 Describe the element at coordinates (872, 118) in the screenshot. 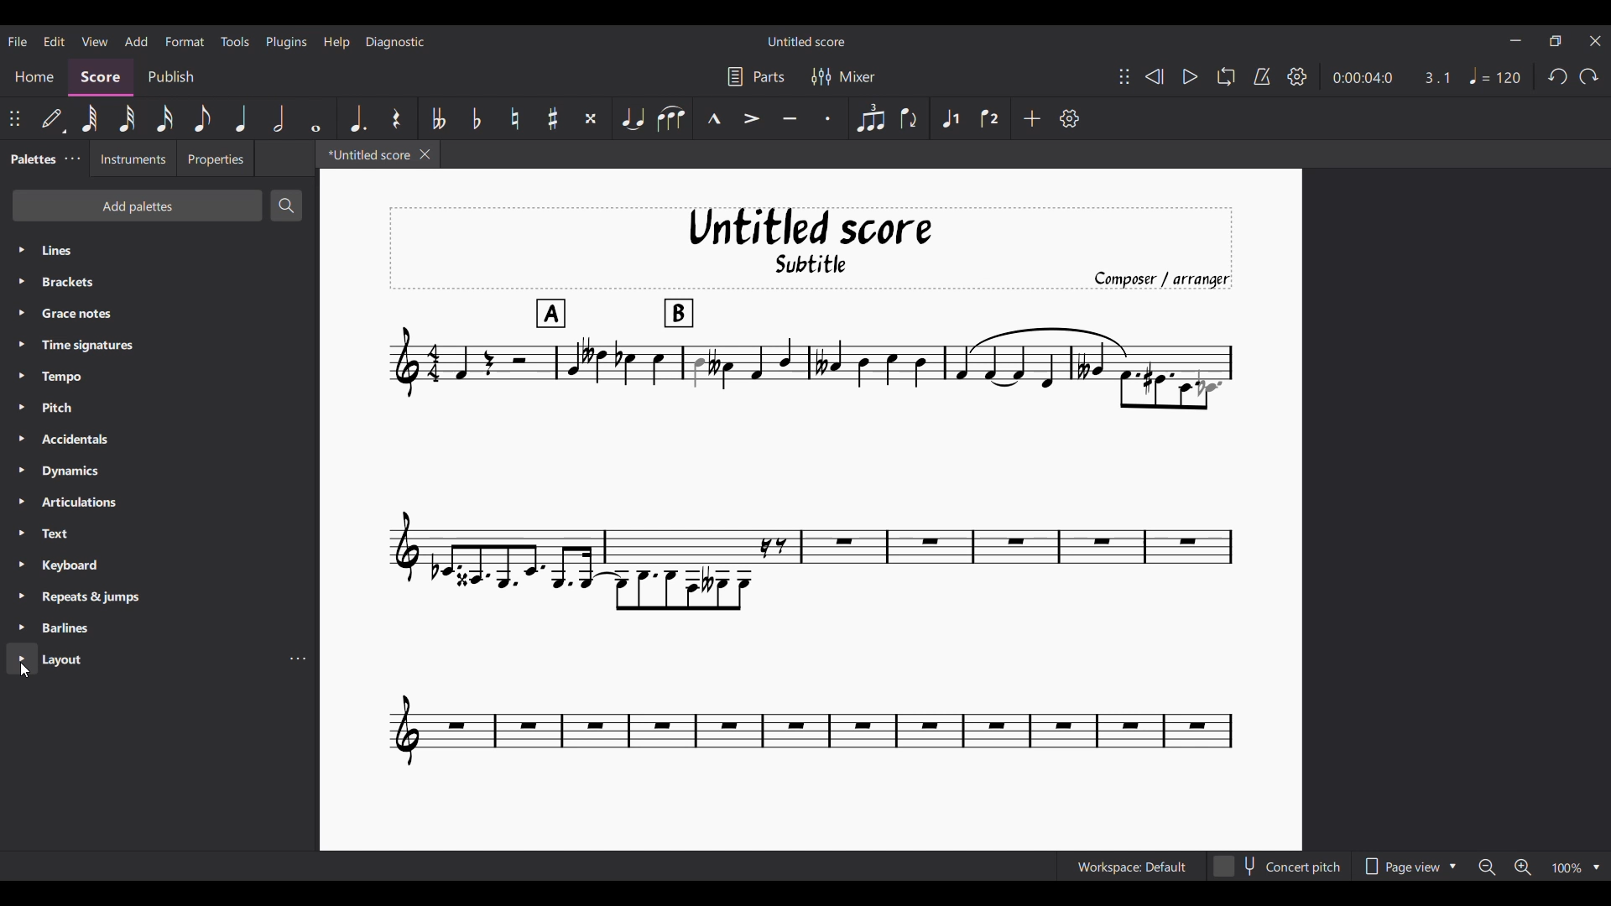

I see `Tuplet` at that location.